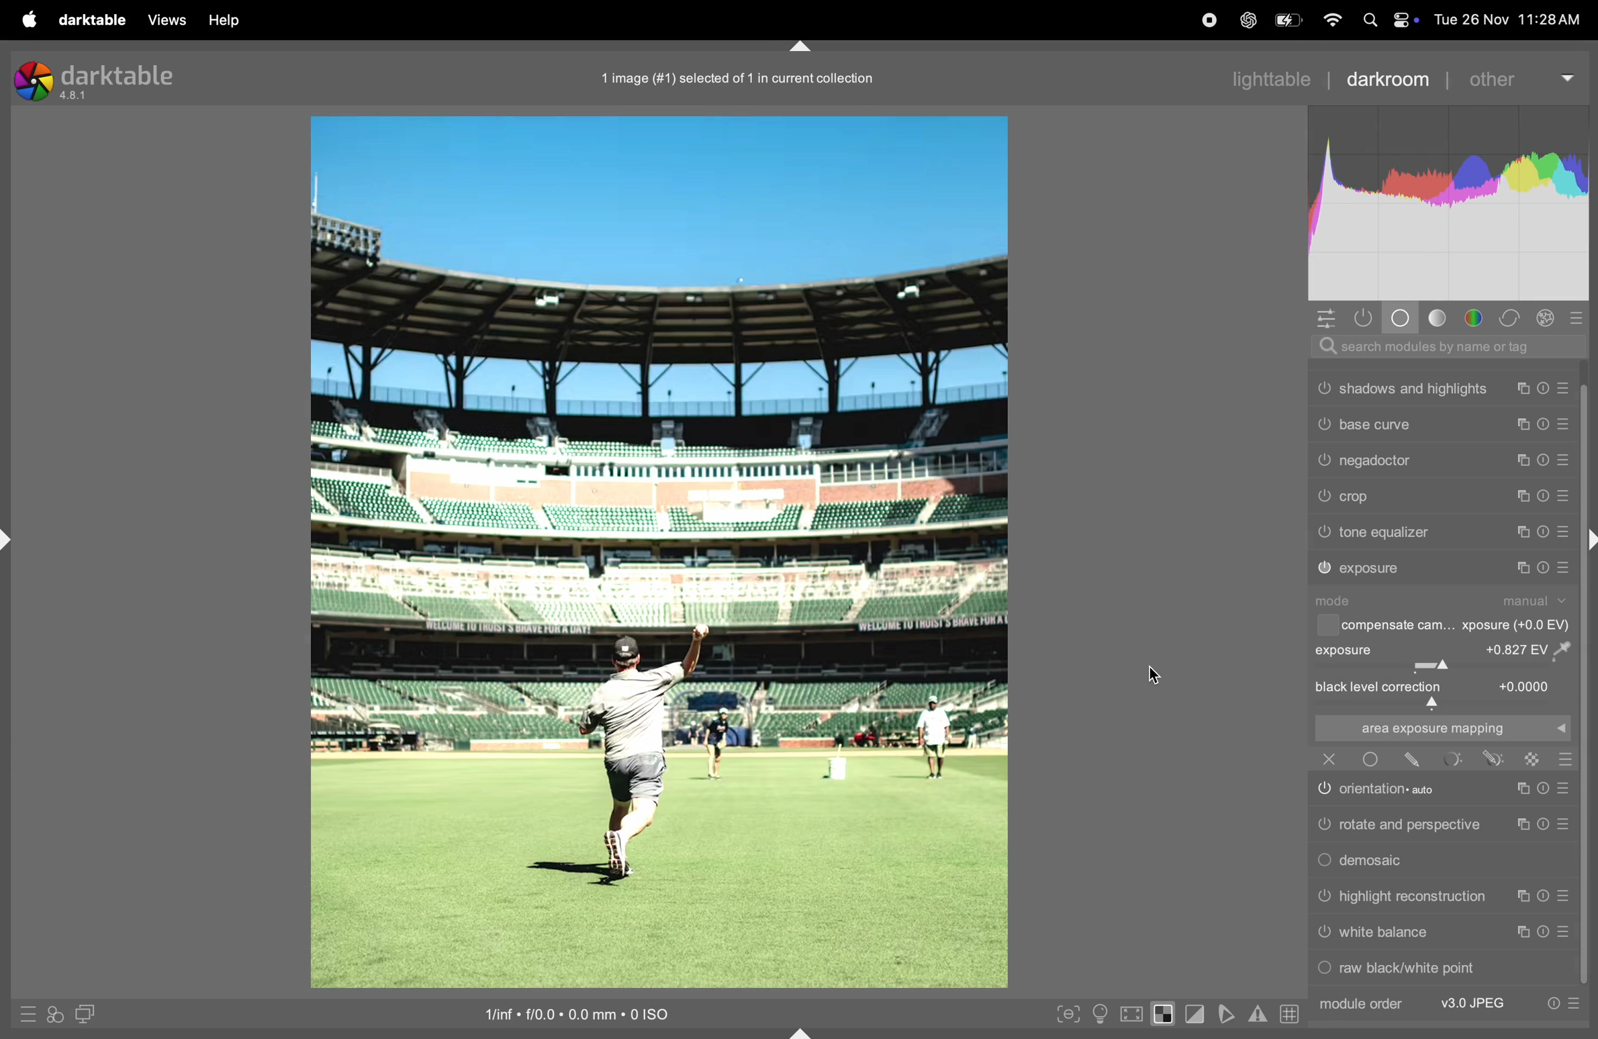  What do you see at coordinates (1542, 568) in the screenshot?
I see `reset presets` at bounding box center [1542, 568].